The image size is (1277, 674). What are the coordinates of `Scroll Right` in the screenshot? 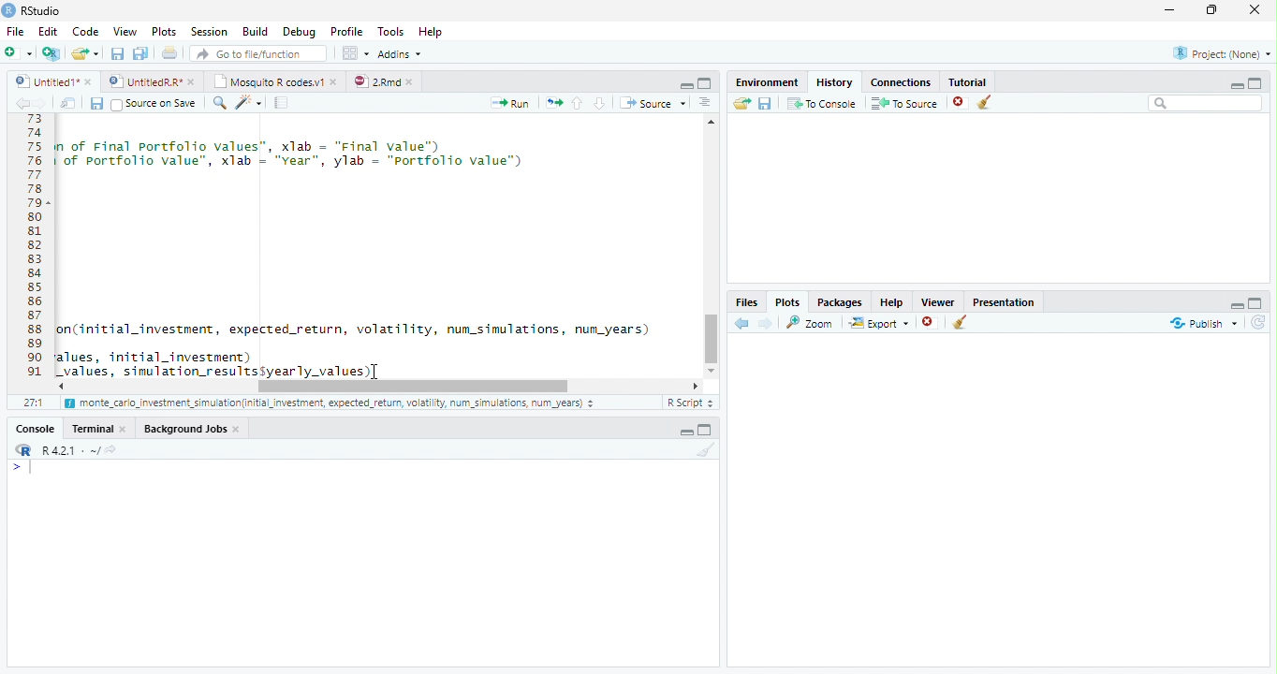 It's located at (696, 385).